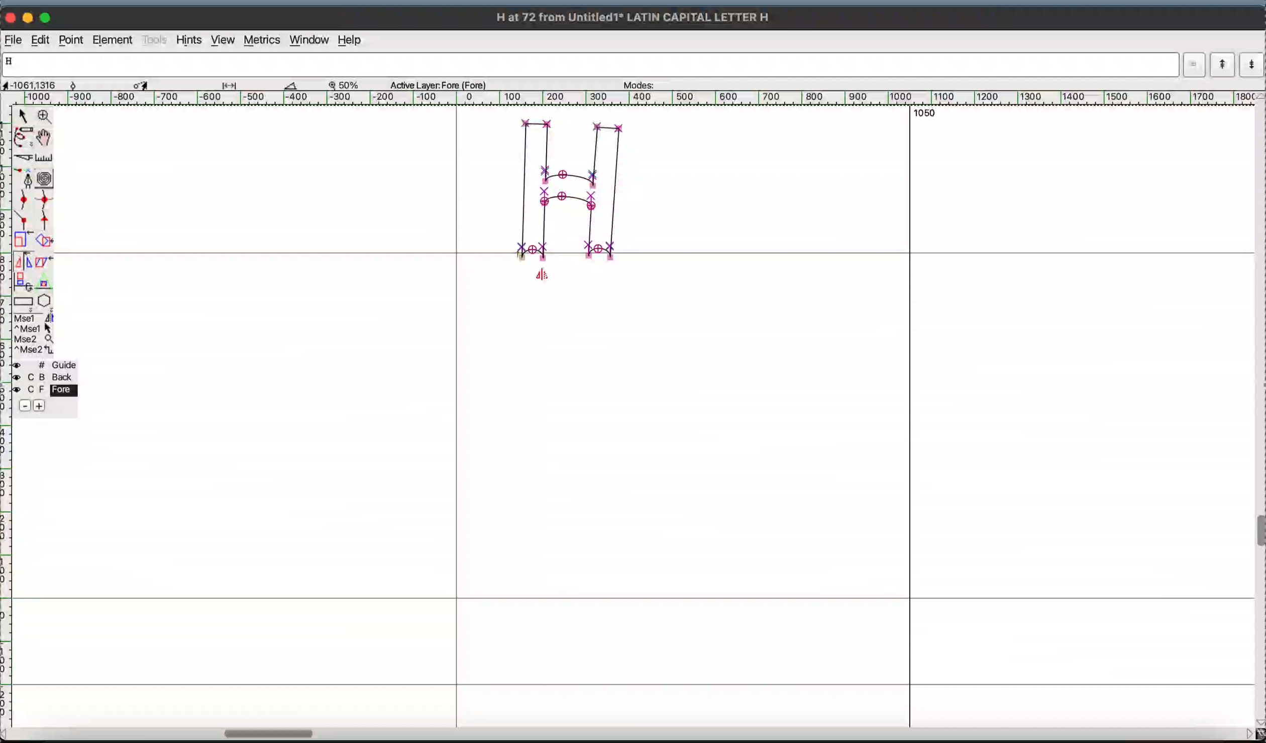  Describe the element at coordinates (186, 40) in the screenshot. I see `hints` at that location.